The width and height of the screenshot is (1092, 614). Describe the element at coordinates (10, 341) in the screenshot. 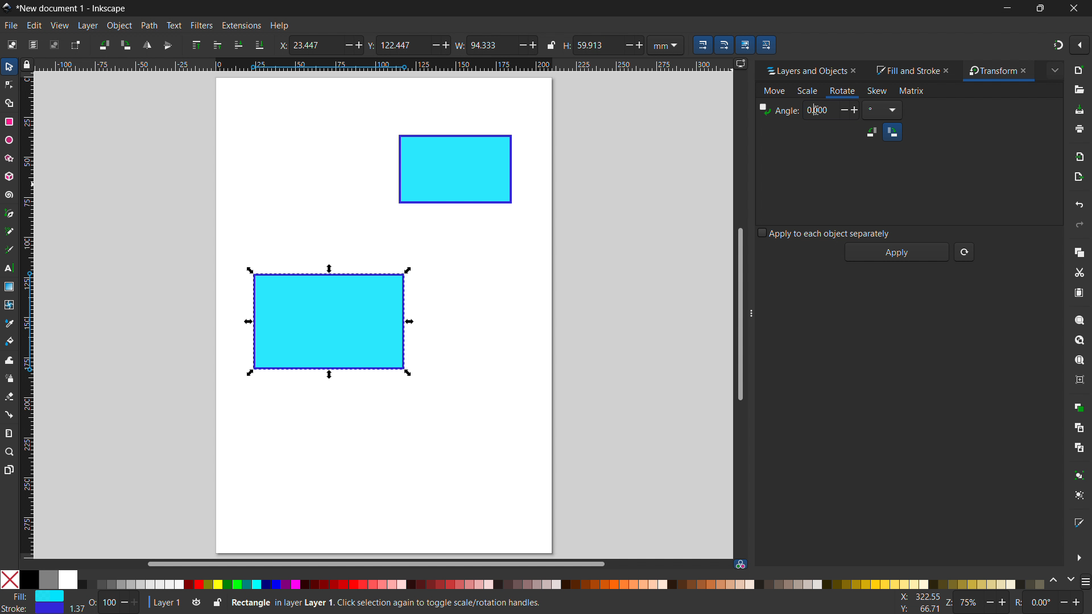

I see `paint bucket tool` at that location.